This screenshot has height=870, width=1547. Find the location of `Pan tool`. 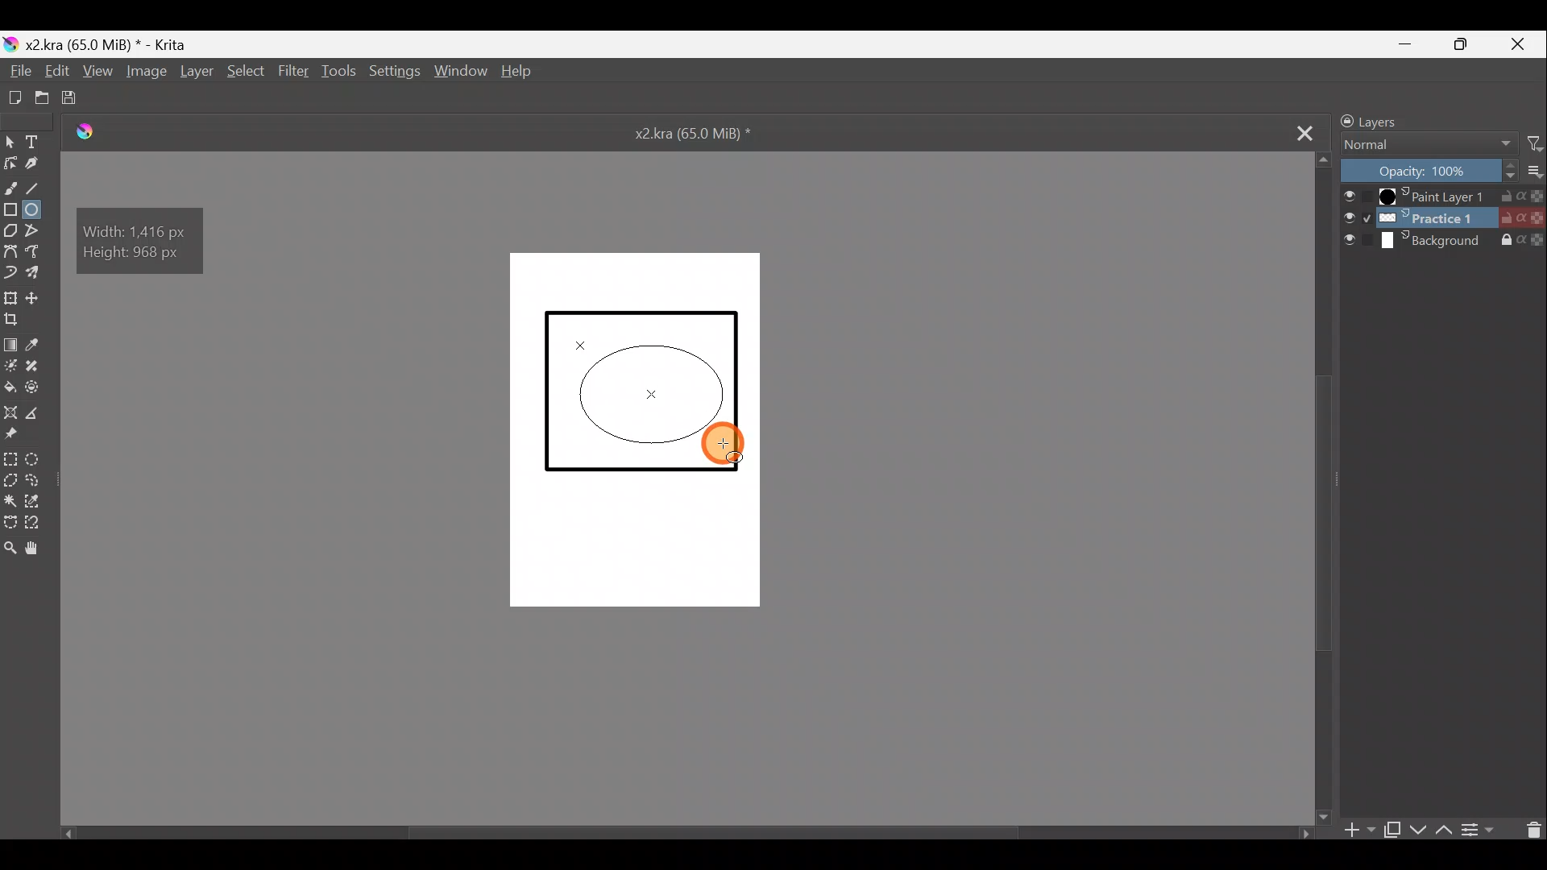

Pan tool is located at coordinates (41, 548).